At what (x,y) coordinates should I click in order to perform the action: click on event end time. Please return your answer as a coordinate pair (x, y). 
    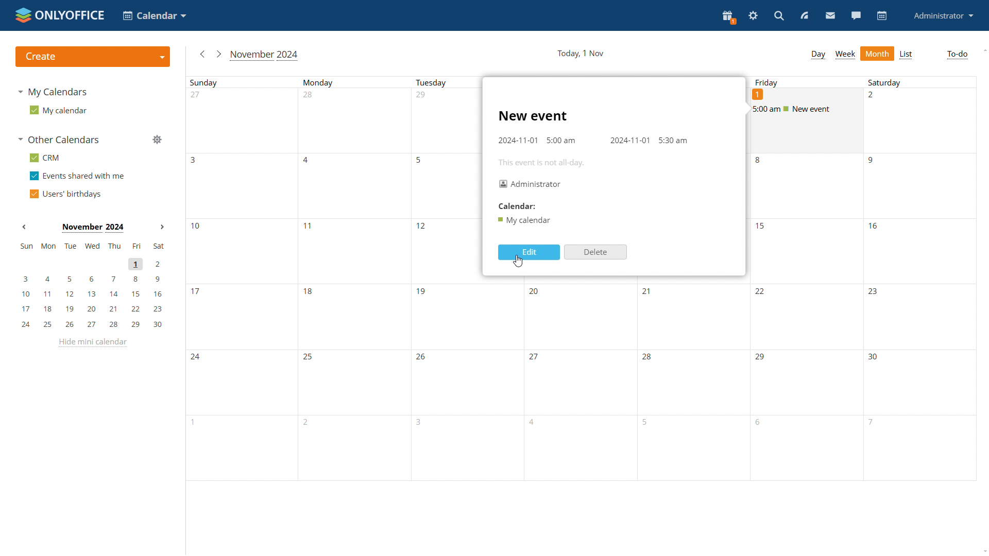
    Looking at the image, I should click on (673, 140).